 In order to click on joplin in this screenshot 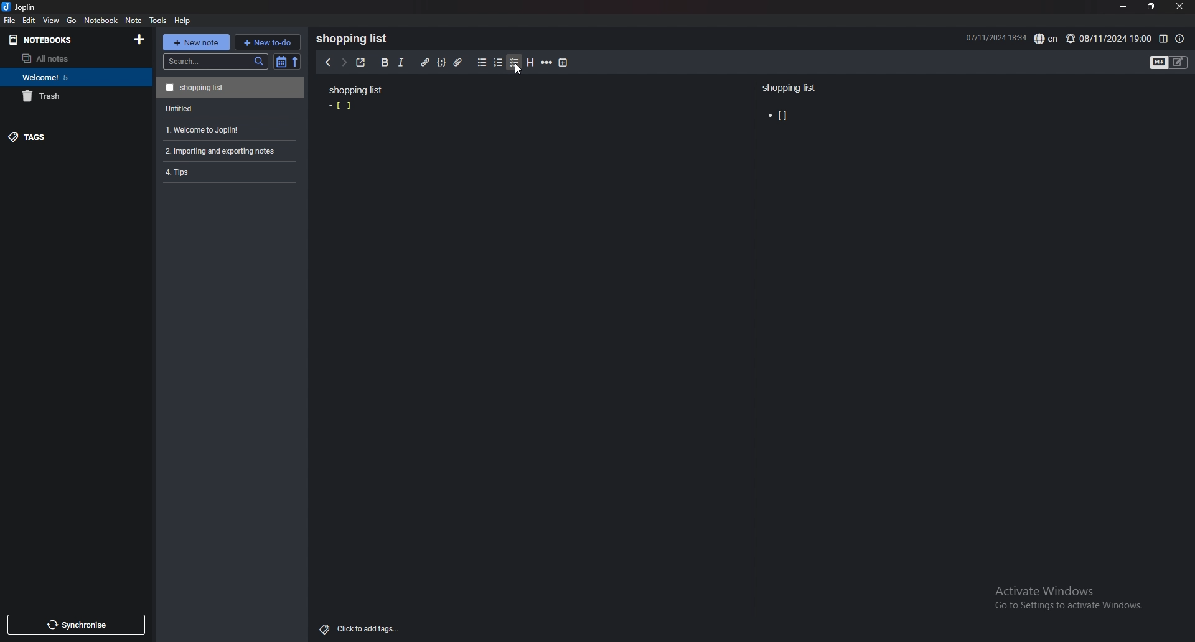, I will do `click(21, 7)`.